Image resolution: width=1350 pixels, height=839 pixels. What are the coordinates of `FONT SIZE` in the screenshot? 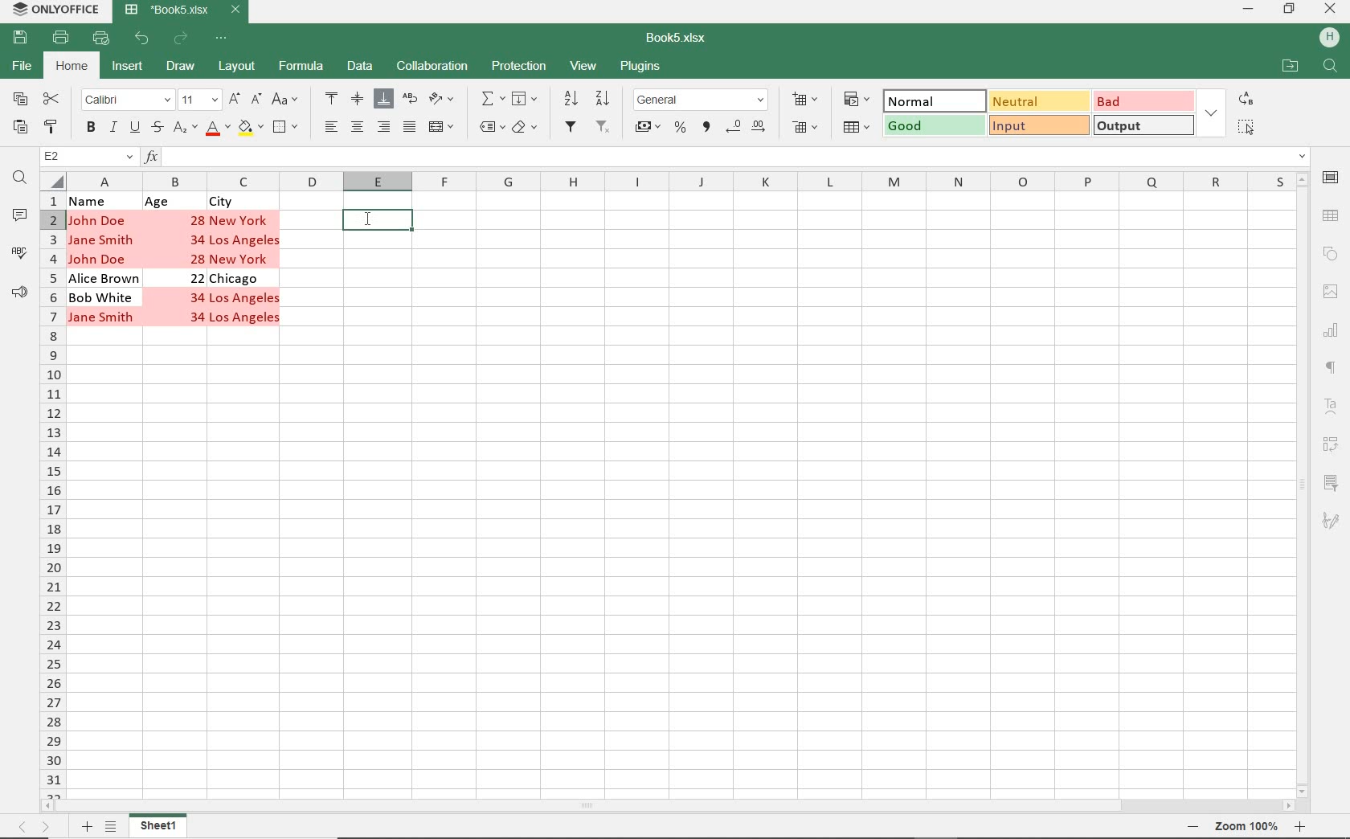 It's located at (199, 100).